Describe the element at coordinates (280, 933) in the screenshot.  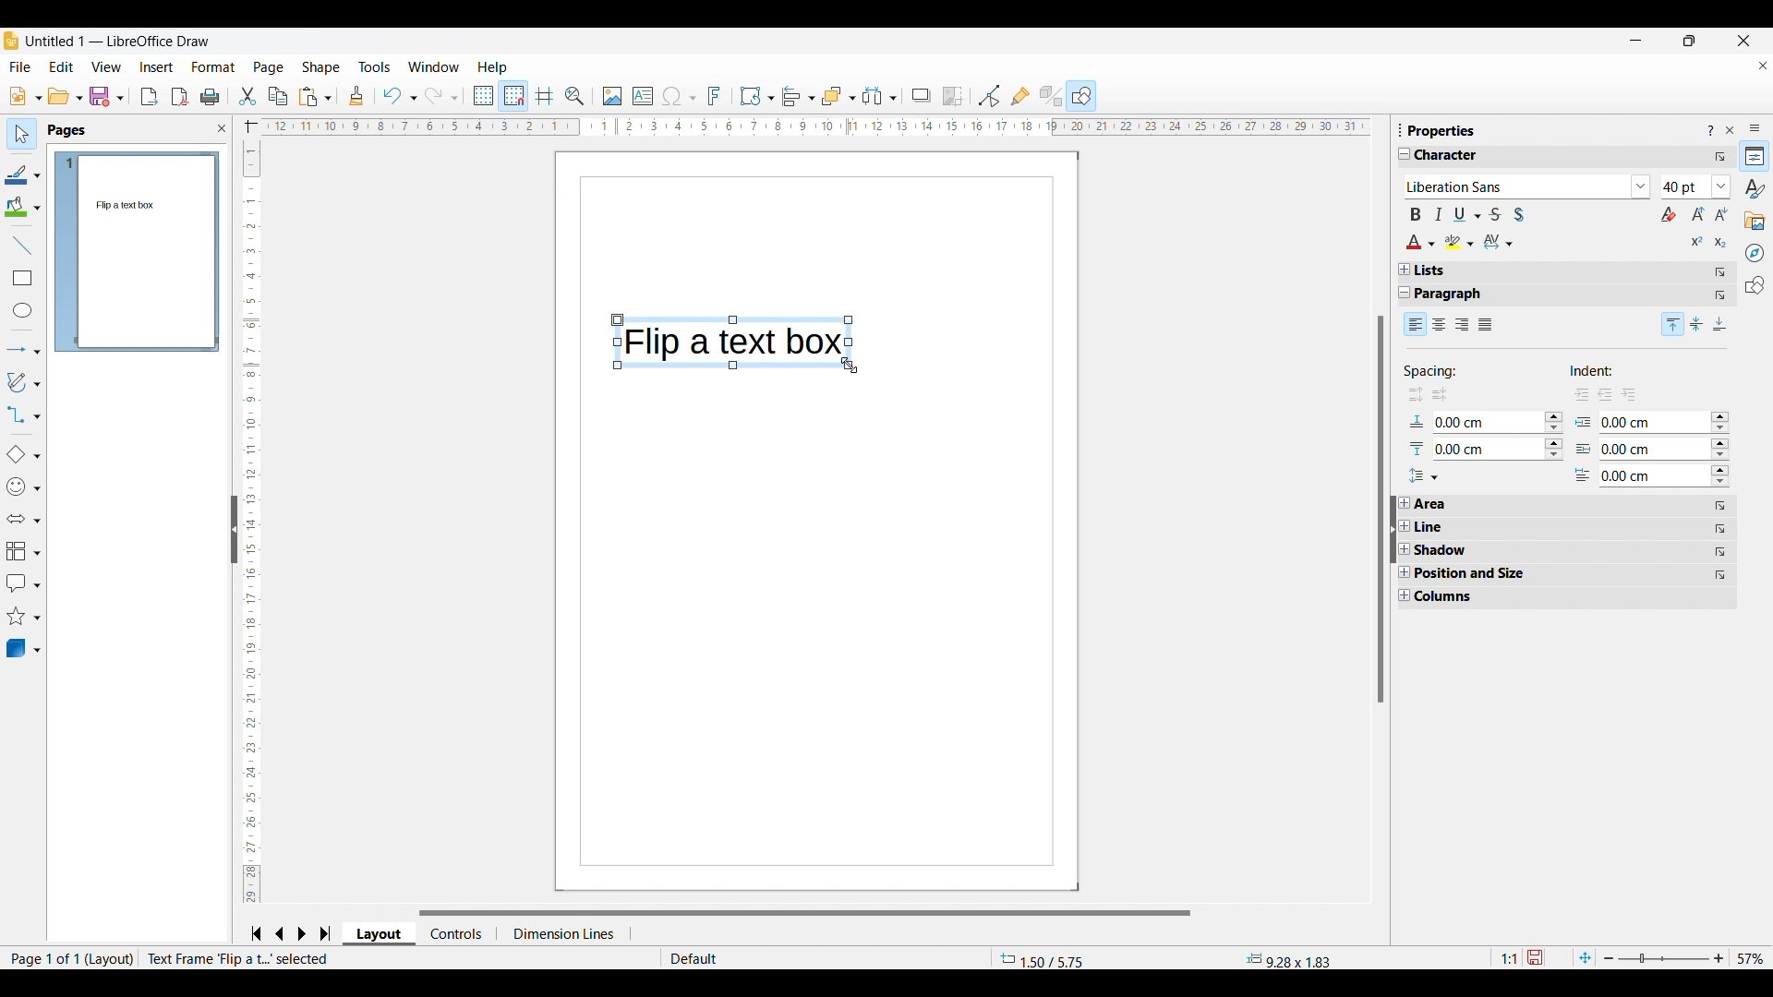
I see `Go to previous slide` at that location.